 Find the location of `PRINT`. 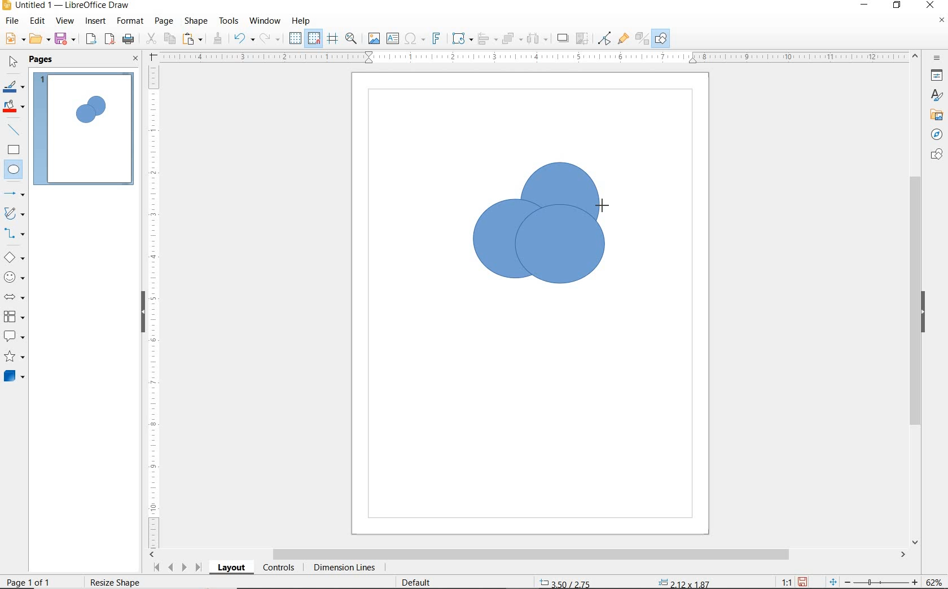

PRINT is located at coordinates (129, 39).